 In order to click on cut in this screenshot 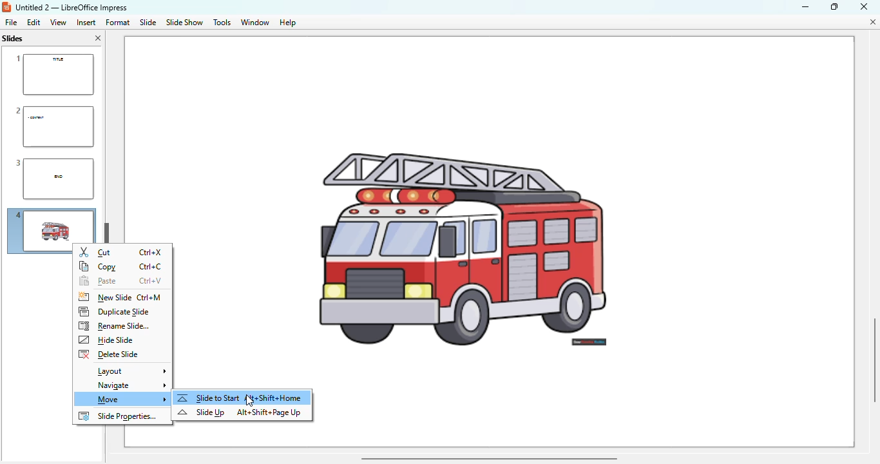, I will do `click(96, 252)`.